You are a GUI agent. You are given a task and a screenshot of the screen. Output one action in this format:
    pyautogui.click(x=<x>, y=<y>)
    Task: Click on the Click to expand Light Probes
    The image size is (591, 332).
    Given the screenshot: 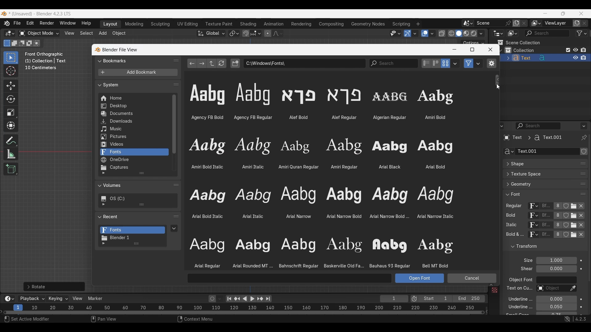 What is the action you would take?
    pyautogui.click(x=524, y=260)
    